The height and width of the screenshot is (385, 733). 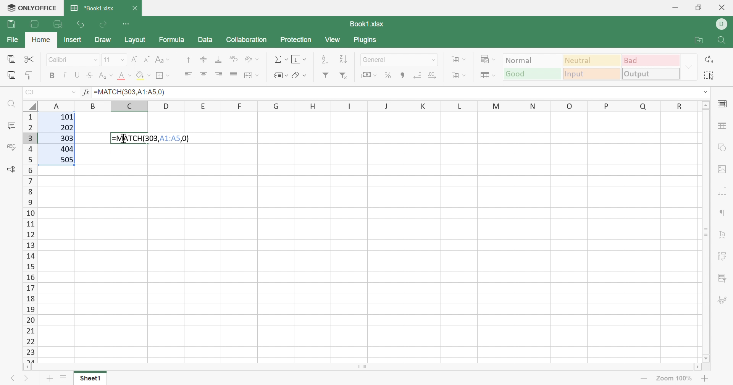 I want to click on Descending order, so click(x=343, y=60).